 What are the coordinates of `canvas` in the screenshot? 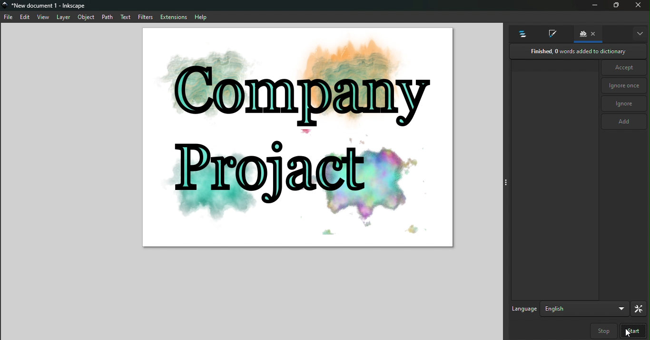 It's located at (302, 142).